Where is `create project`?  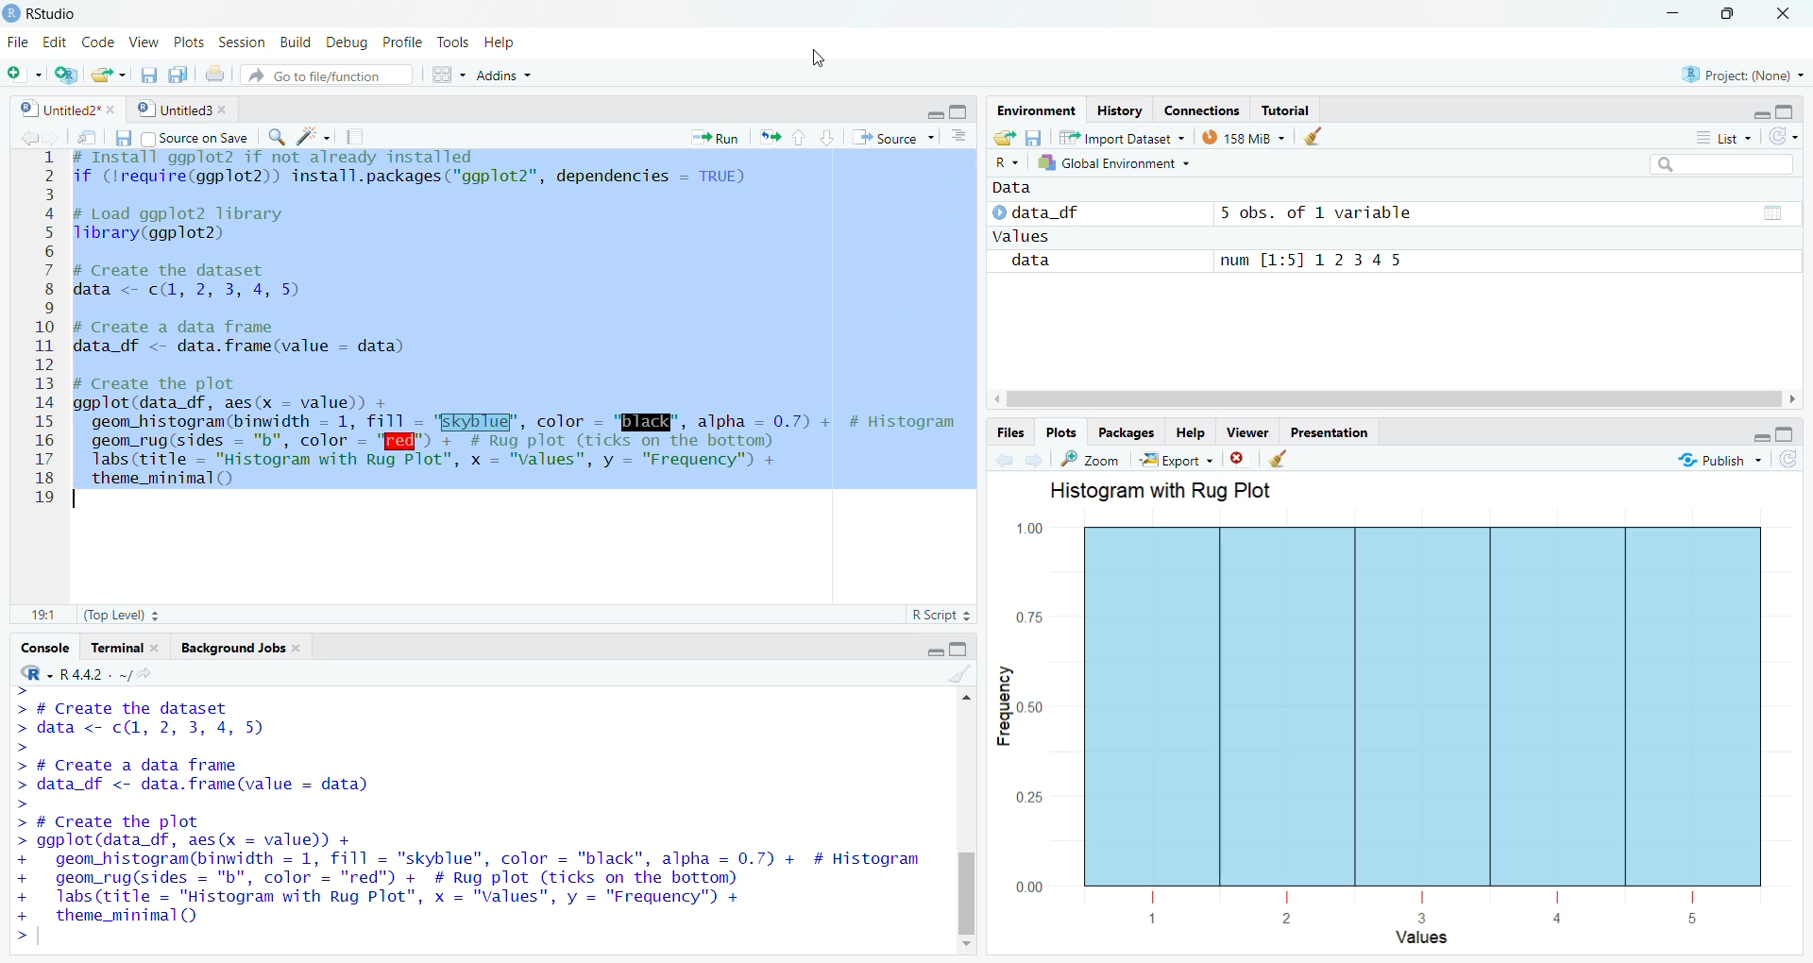 create project is located at coordinates (65, 75).